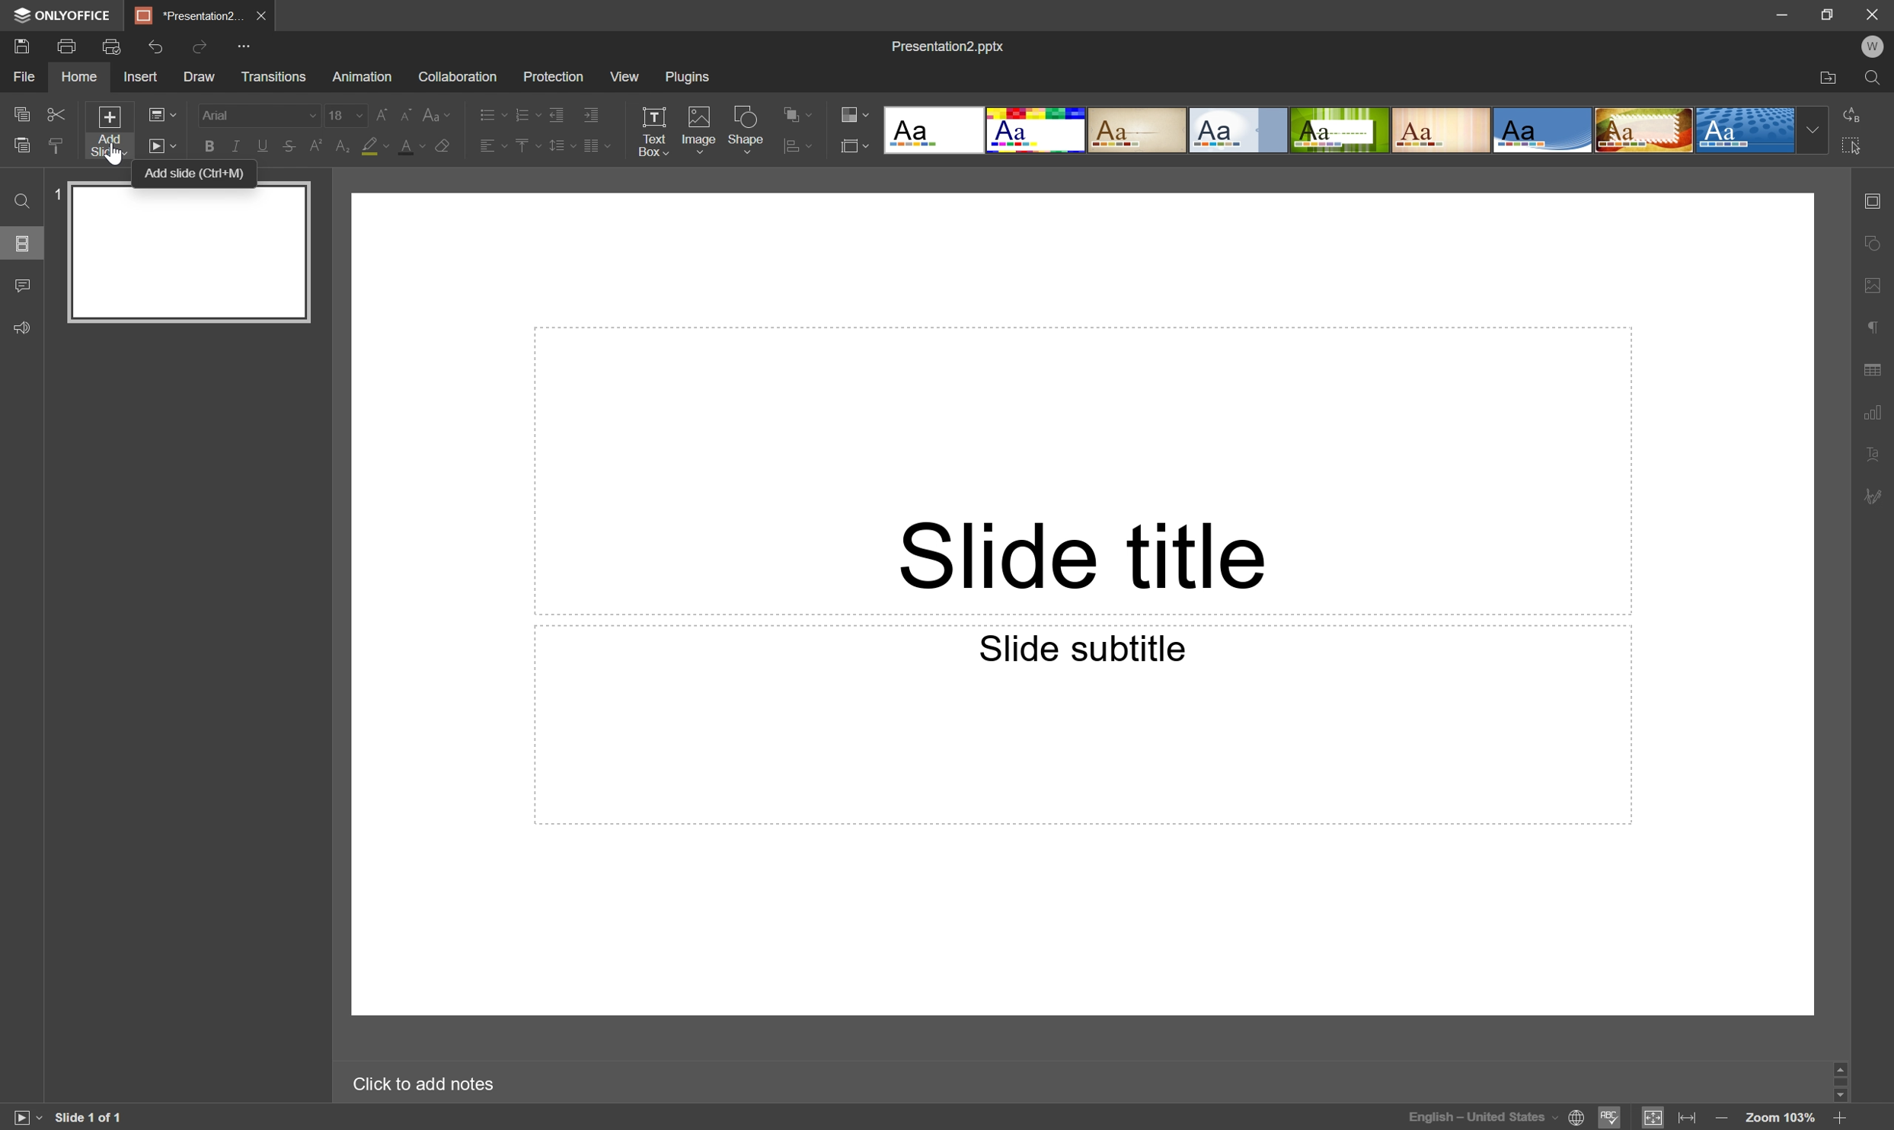  Describe the element at coordinates (190, 174) in the screenshot. I see `Add slide (ctrl+M)` at that location.